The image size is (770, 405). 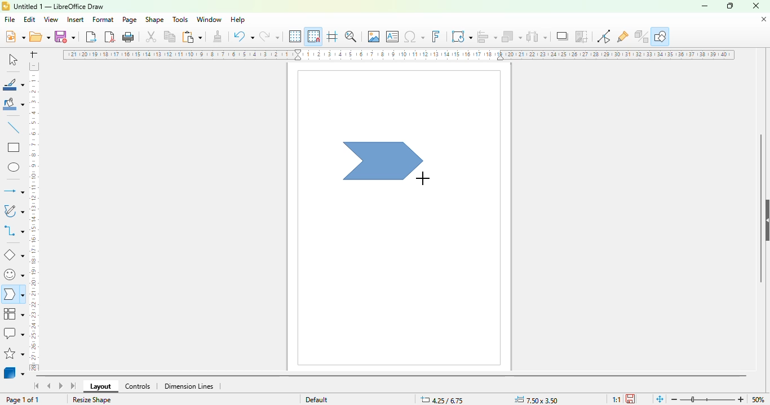 What do you see at coordinates (10, 19) in the screenshot?
I see `file` at bounding box center [10, 19].